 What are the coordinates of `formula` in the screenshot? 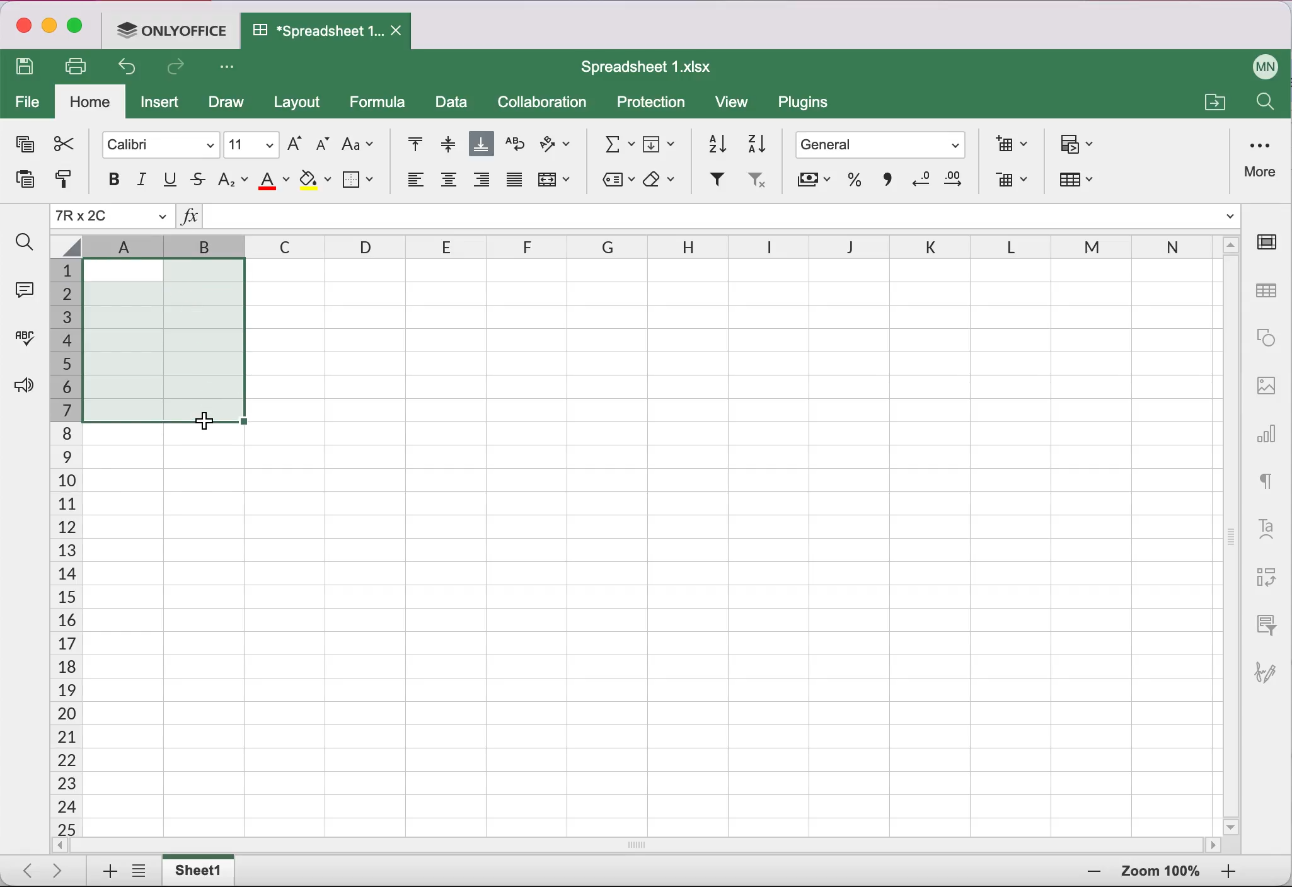 It's located at (381, 102).